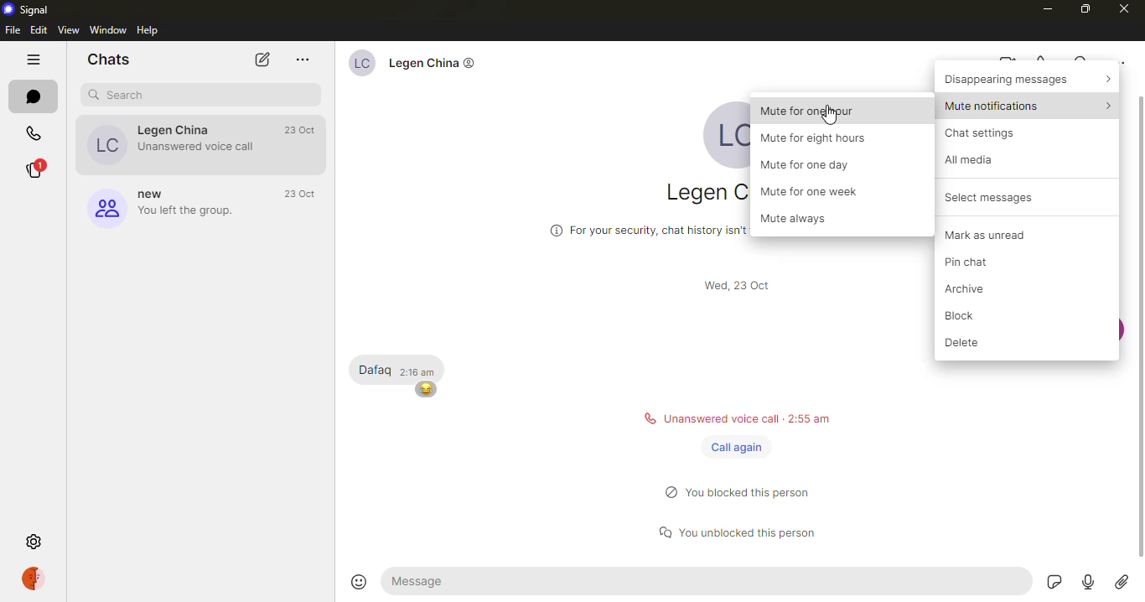 Image resolution: width=1145 pixels, height=602 pixels. Describe the element at coordinates (127, 94) in the screenshot. I see `search` at that location.